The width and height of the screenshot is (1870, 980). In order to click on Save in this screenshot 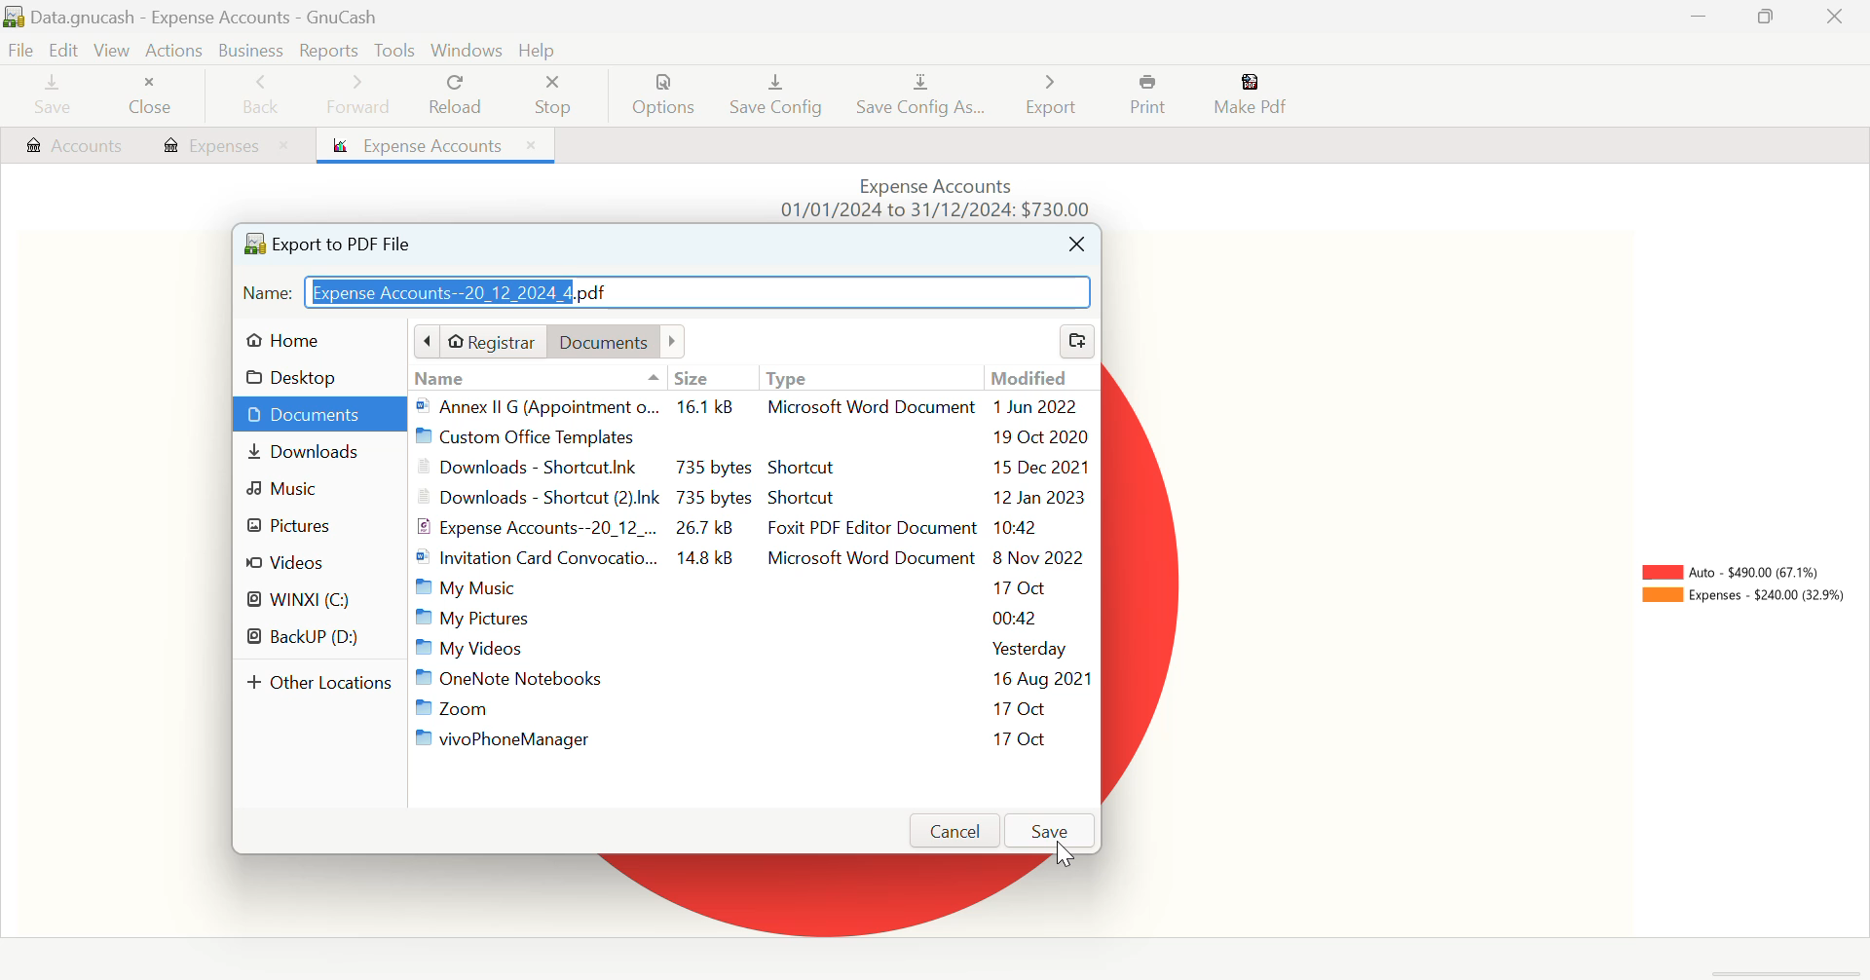, I will do `click(54, 95)`.